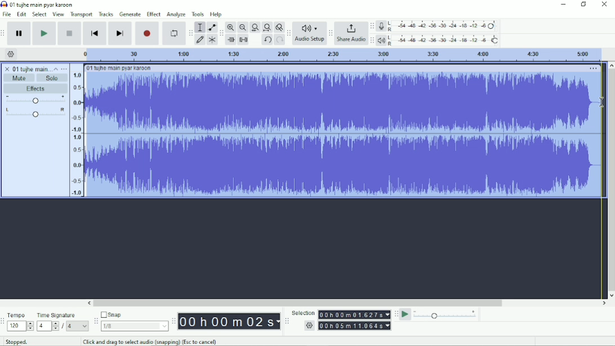 The width and height of the screenshot is (615, 346). Describe the element at coordinates (59, 14) in the screenshot. I see `View` at that location.